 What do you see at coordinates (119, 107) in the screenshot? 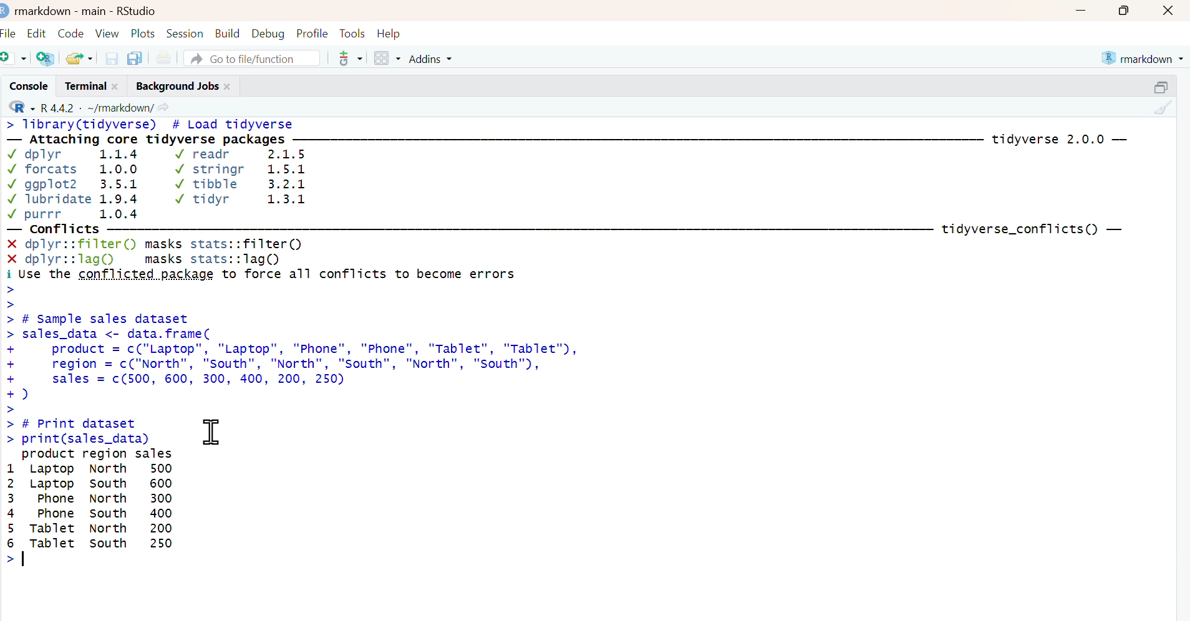
I see `~/markdown` at bounding box center [119, 107].